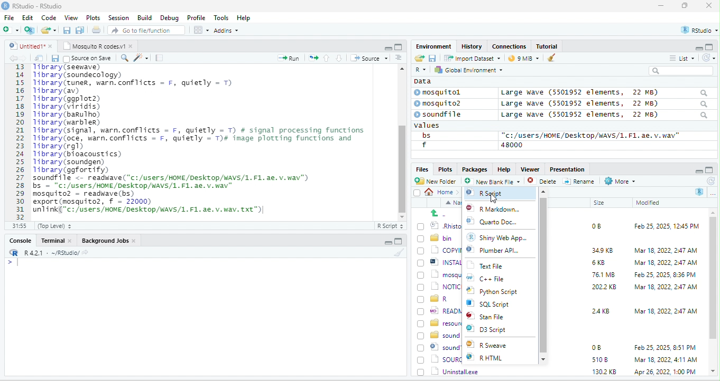 This screenshot has width=720, height=381. Describe the element at coordinates (400, 253) in the screenshot. I see `brush` at that location.